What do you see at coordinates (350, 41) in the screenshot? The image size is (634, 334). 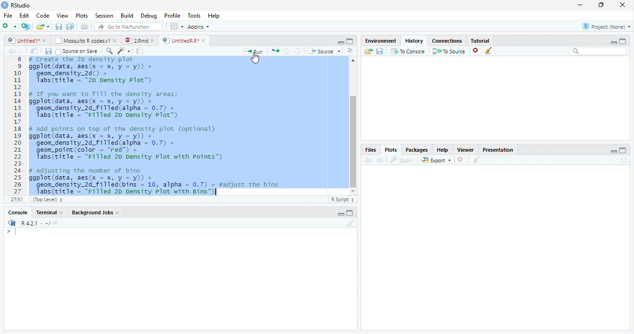 I see `maximize` at bounding box center [350, 41].